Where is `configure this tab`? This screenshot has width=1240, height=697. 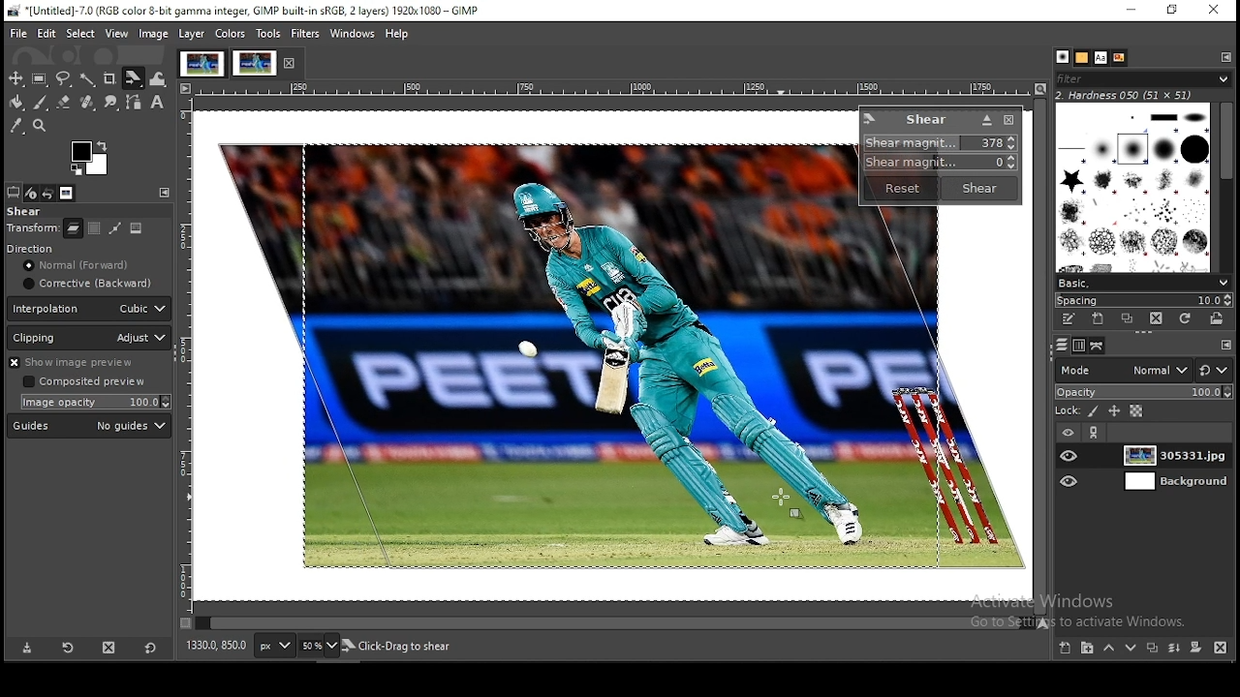 configure this tab is located at coordinates (164, 193).